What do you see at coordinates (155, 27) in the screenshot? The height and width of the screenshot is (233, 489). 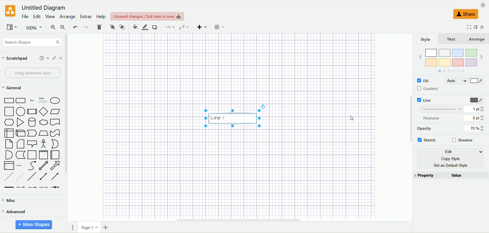 I see `shadow` at bounding box center [155, 27].